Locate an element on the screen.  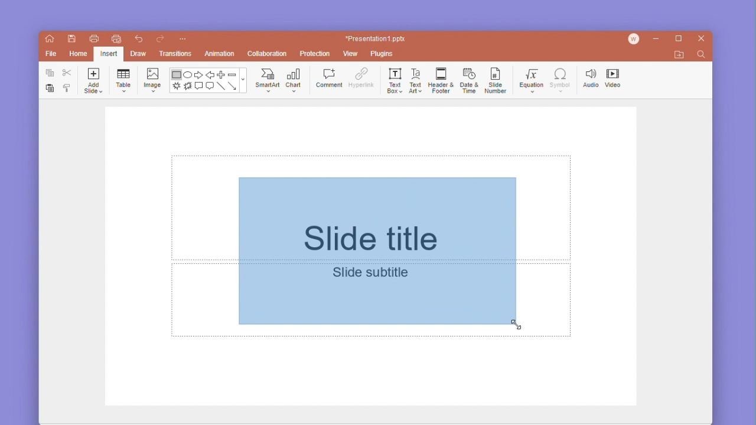
*Presentation1 ppt is located at coordinates (376, 38).